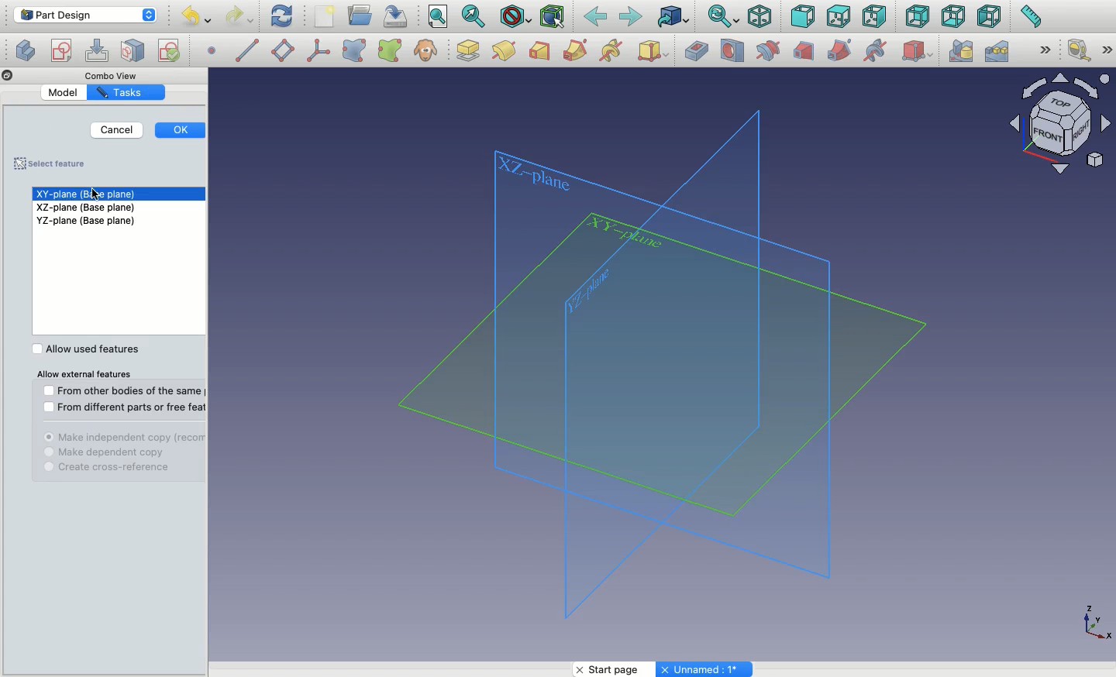 This screenshot has height=677, width=1116. What do you see at coordinates (515, 17) in the screenshot?
I see `Draw style` at bounding box center [515, 17].